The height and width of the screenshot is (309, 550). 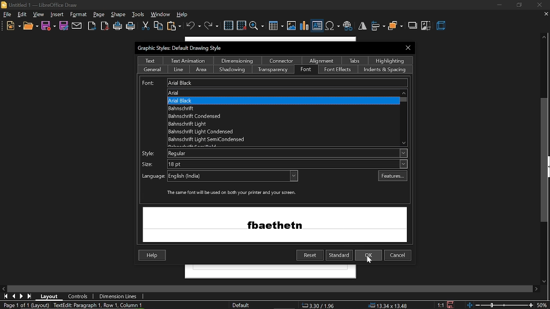 What do you see at coordinates (145, 27) in the screenshot?
I see `cut ` at bounding box center [145, 27].